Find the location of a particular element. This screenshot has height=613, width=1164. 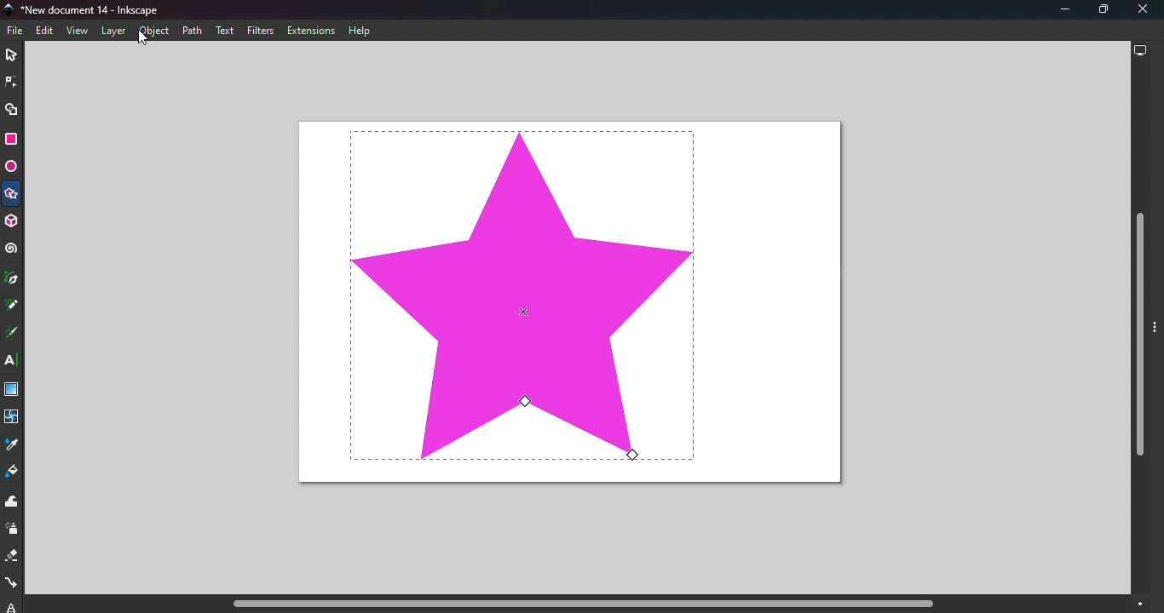

File is located at coordinates (18, 31).